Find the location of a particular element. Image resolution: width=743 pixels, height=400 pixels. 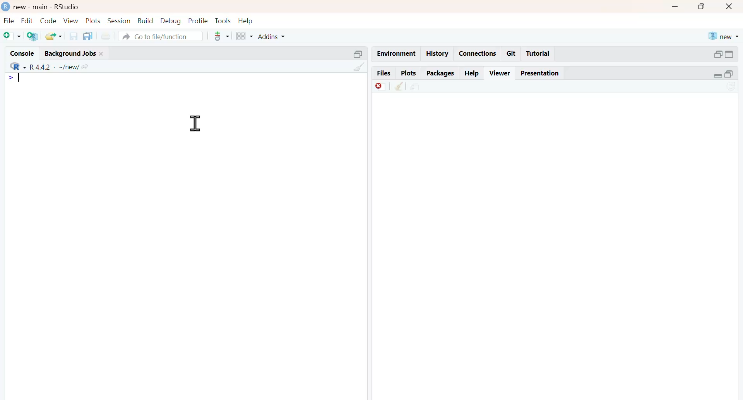

tutorial is located at coordinates (539, 54).